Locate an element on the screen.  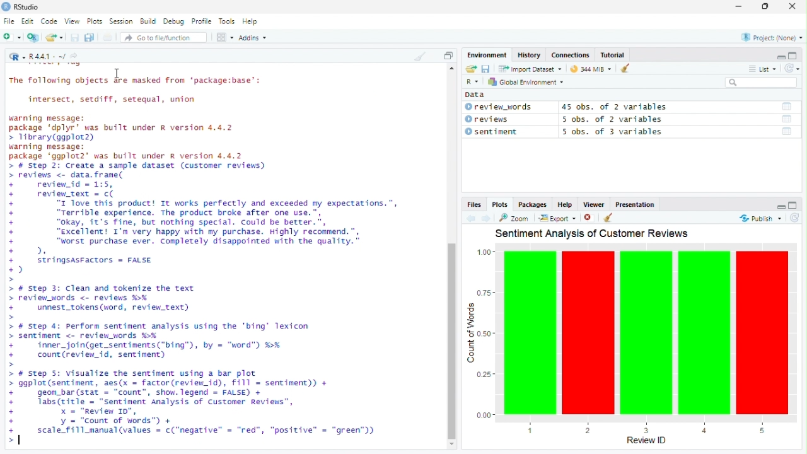
Search is located at coordinates (762, 82).